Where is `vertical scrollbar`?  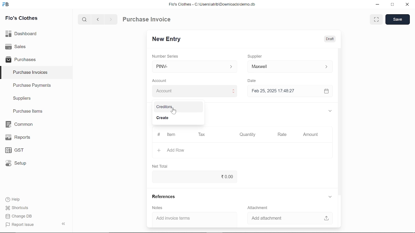 vertical scrollbar is located at coordinates (339, 121).